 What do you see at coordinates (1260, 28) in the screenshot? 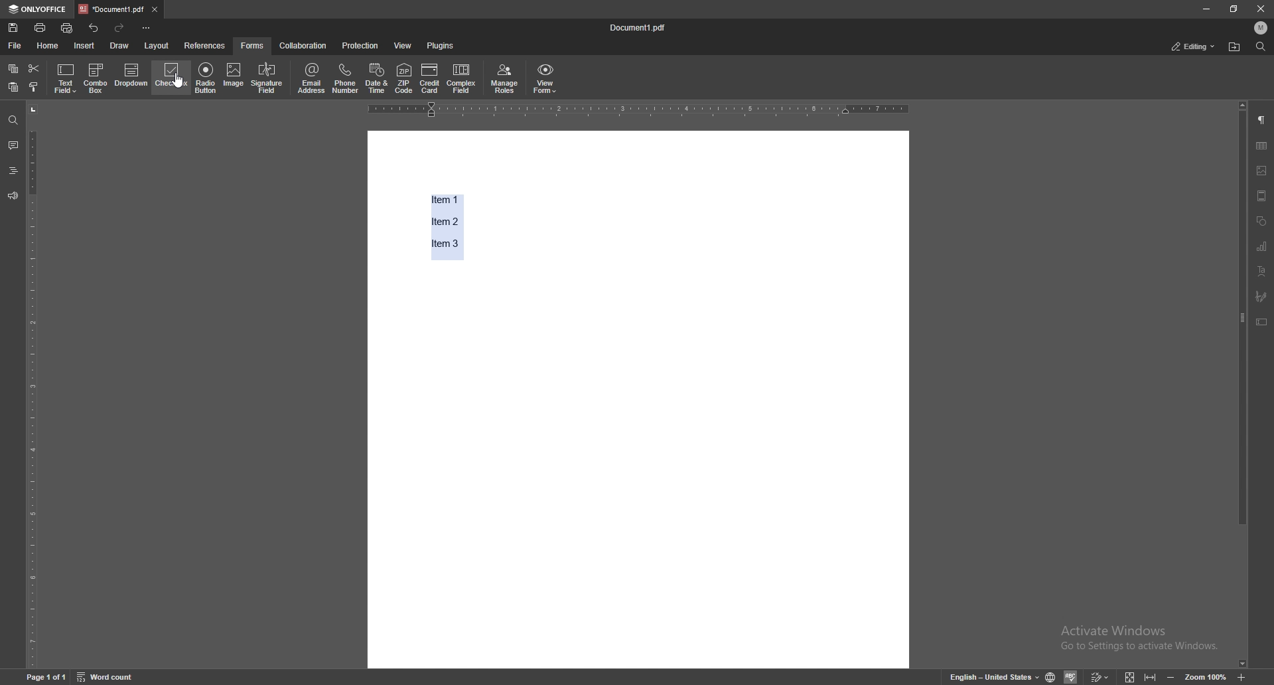
I see `profile` at bounding box center [1260, 28].